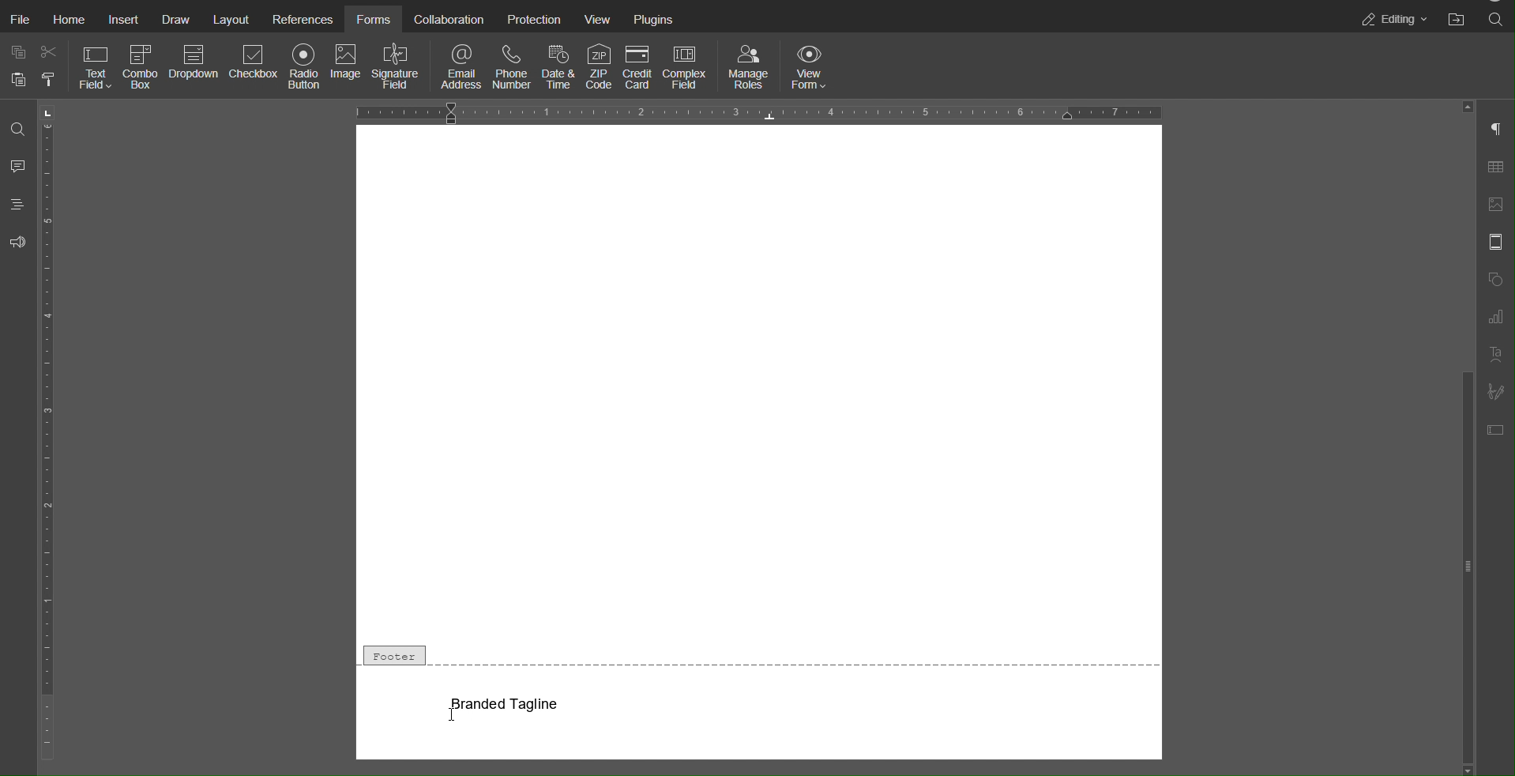 This screenshot has width=1515, height=776. I want to click on Date & Time, so click(554, 66).